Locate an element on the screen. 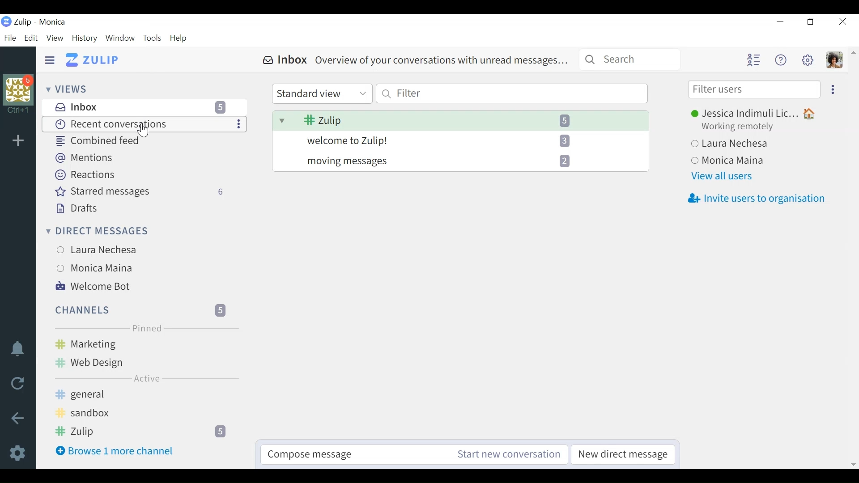  Mentions is located at coordinates (84, 159).